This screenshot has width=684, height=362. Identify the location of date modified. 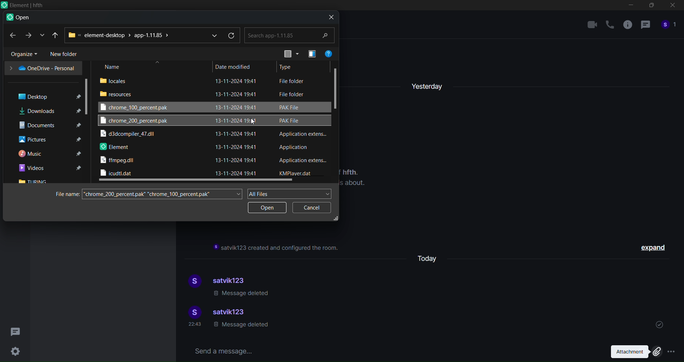
(233, 66).